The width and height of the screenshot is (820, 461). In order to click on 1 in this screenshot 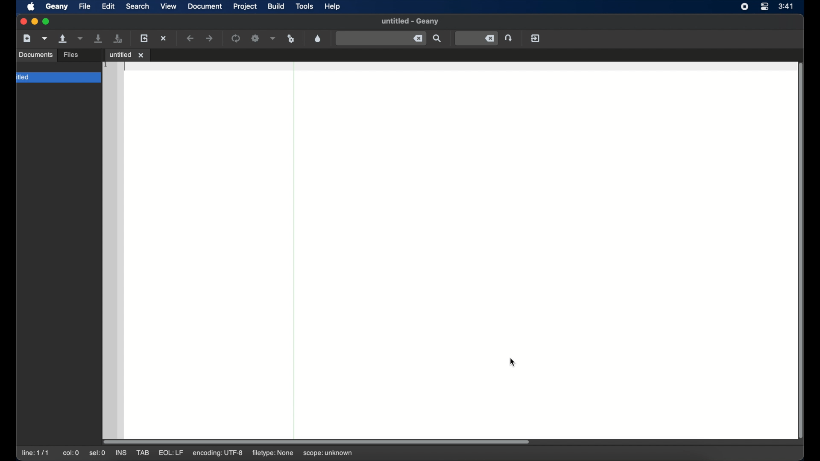, I will do `click(106, 65)`.